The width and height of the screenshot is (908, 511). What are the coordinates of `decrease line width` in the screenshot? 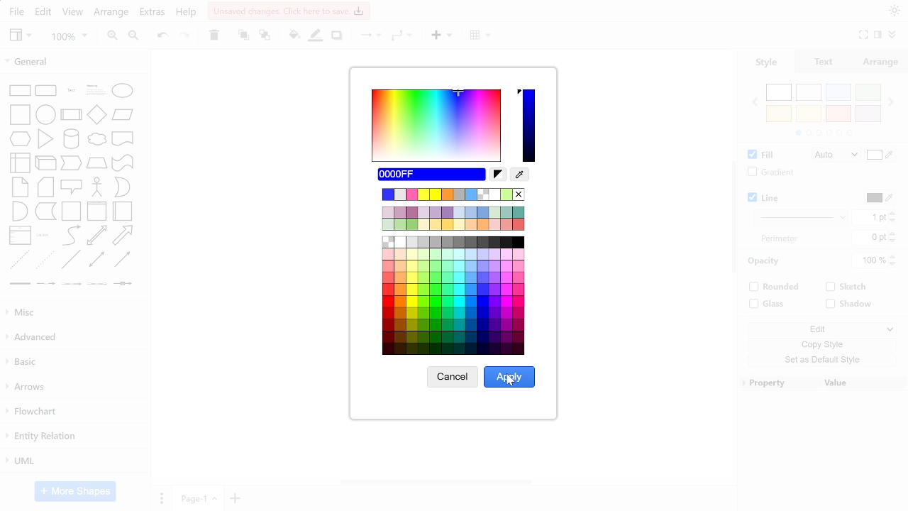 It's located at (893, 221).